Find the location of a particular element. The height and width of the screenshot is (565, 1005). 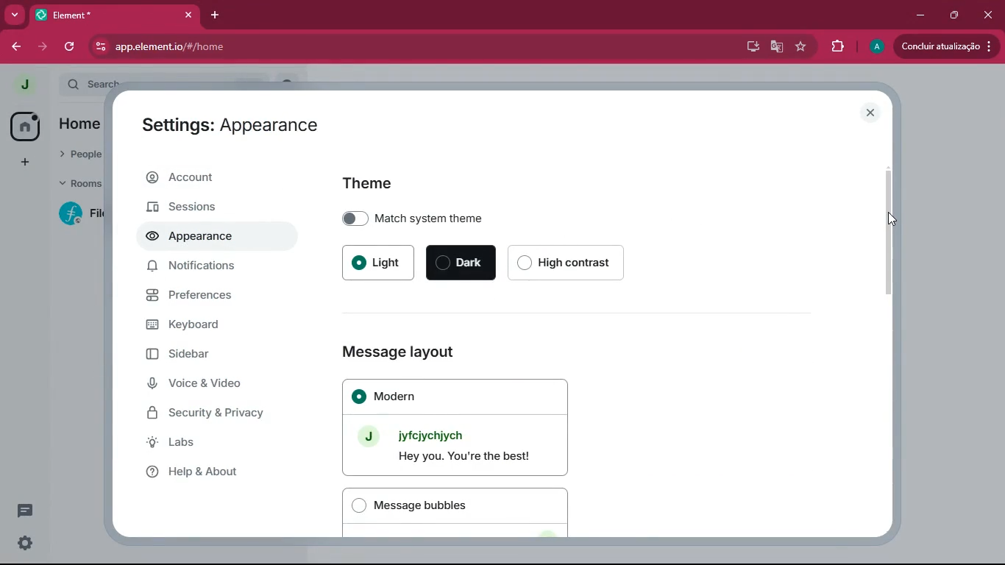

security & privacy is located at coordinates (217, 413).